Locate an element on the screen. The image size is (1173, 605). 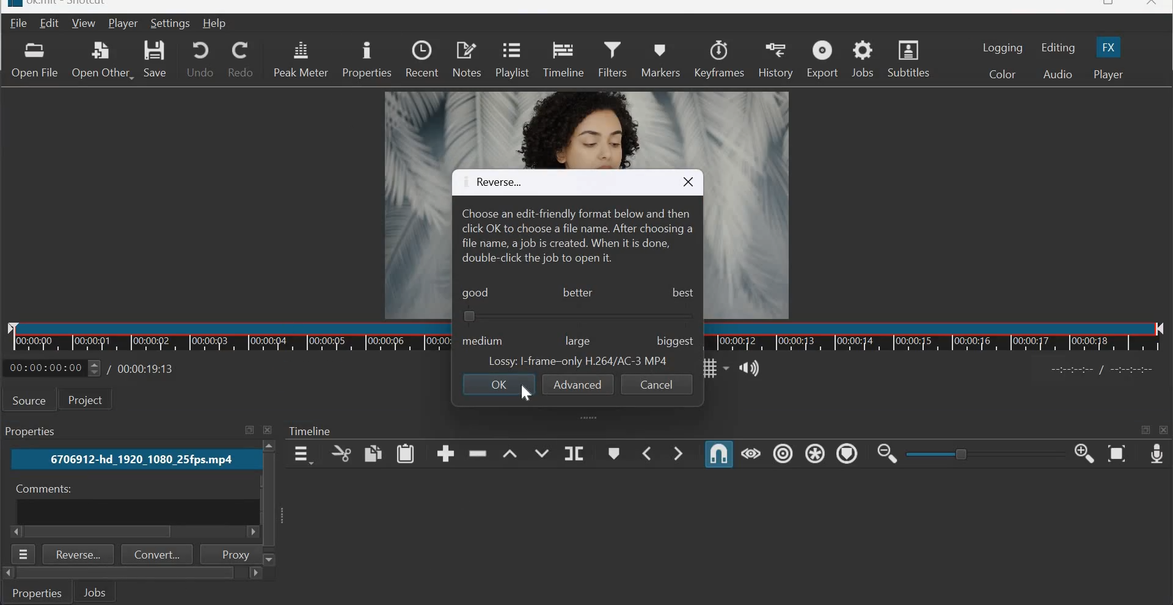
Toggle grid display on the player is located at coordinates (714, 368).